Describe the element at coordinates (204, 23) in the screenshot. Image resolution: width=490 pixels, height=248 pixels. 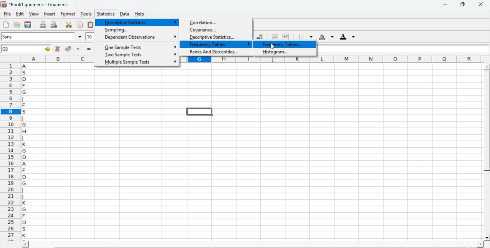
I see `correlation...` at that location.